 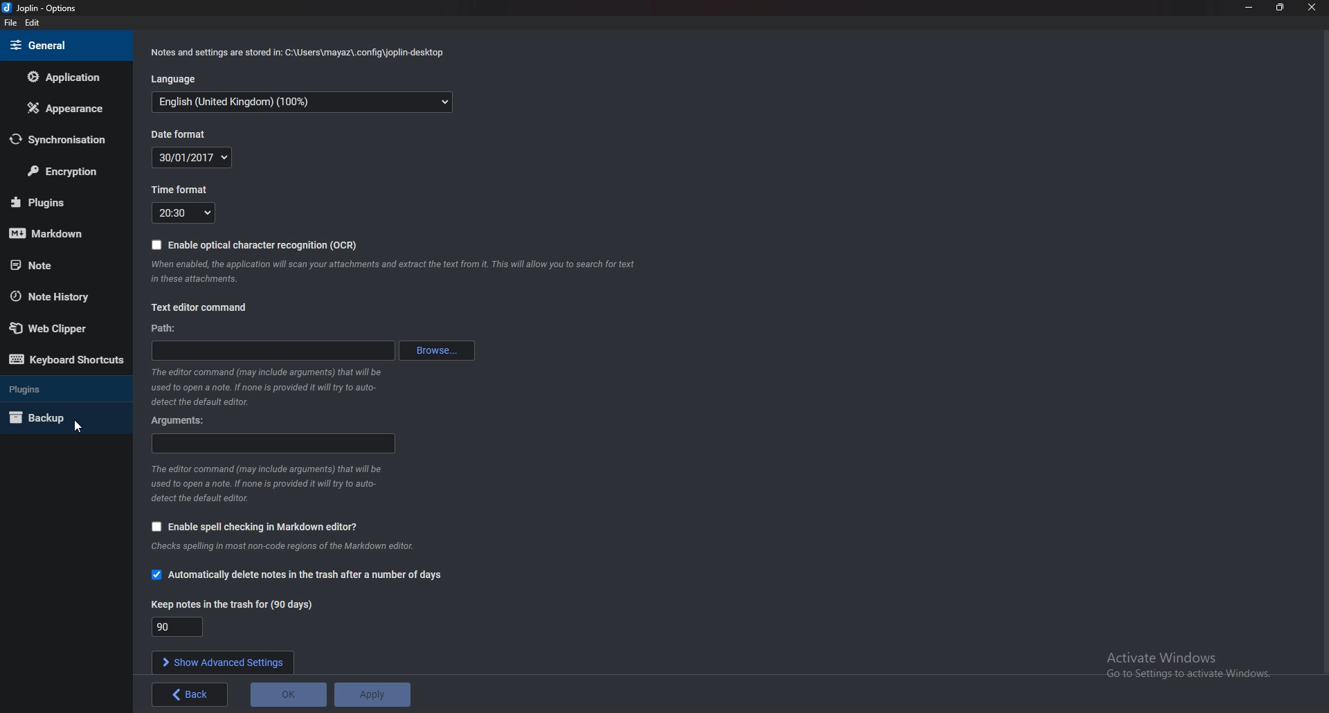 I want to click on path, so click(x=271, y=350).